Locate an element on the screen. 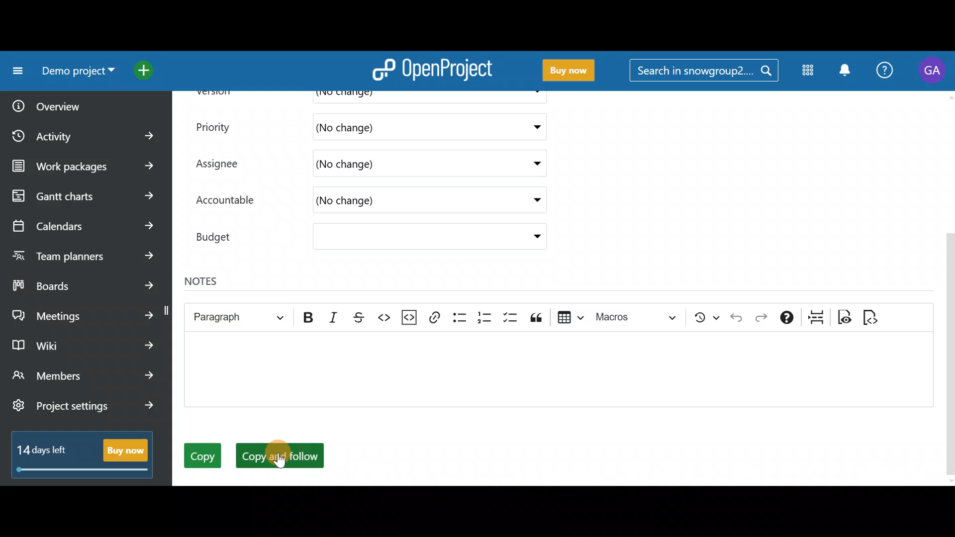  Team planners is located at coordinates (81, 253).